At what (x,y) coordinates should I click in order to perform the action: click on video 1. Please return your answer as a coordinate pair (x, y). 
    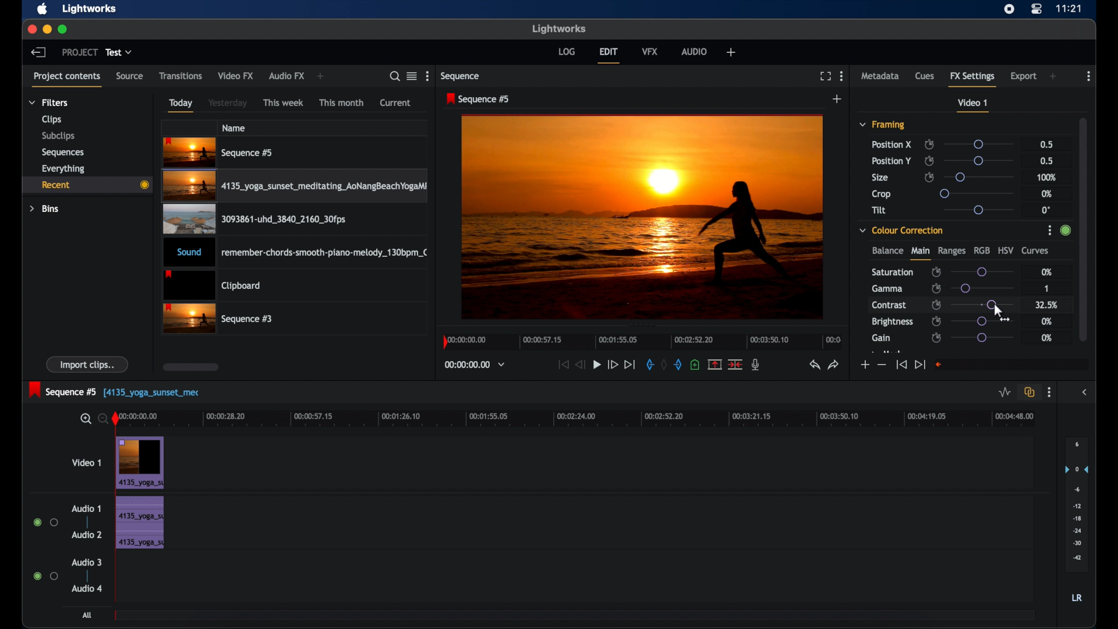
    Looking at the image, I should click on (87, 462).